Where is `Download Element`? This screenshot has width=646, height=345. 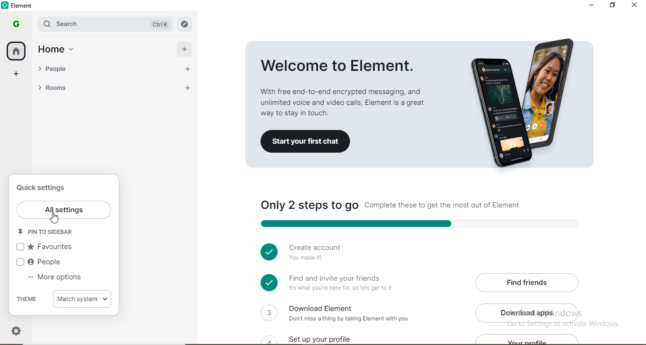 Download Element is located at coordinates (353, 312).